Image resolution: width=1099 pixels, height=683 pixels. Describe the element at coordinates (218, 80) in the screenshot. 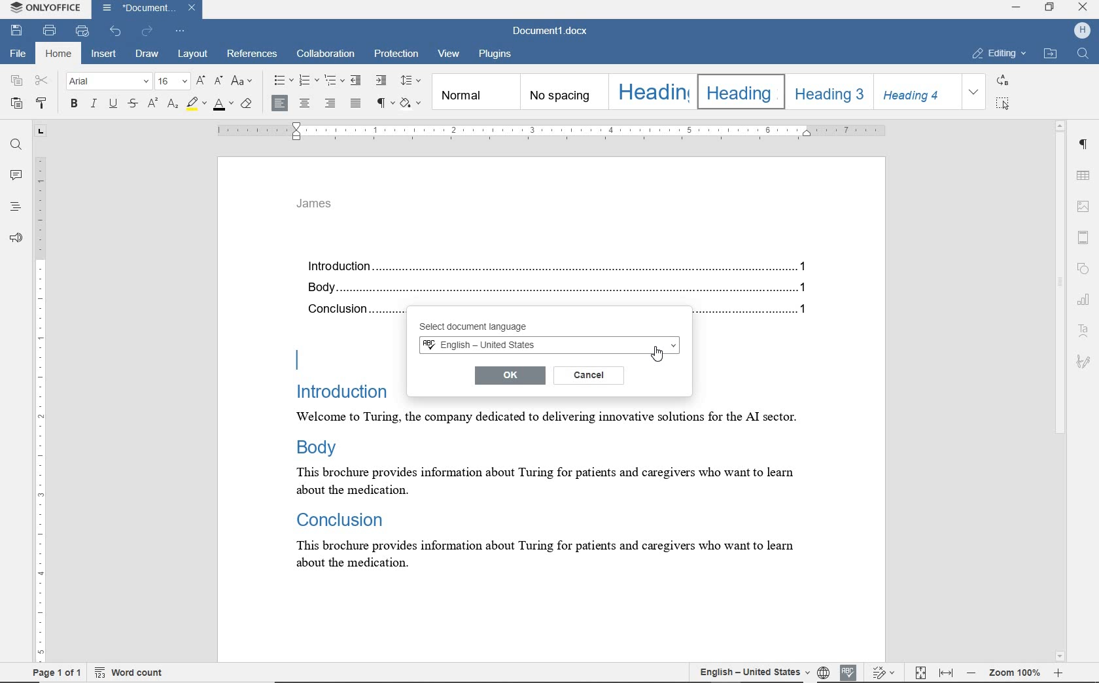

I see `decrement font size` at that location.